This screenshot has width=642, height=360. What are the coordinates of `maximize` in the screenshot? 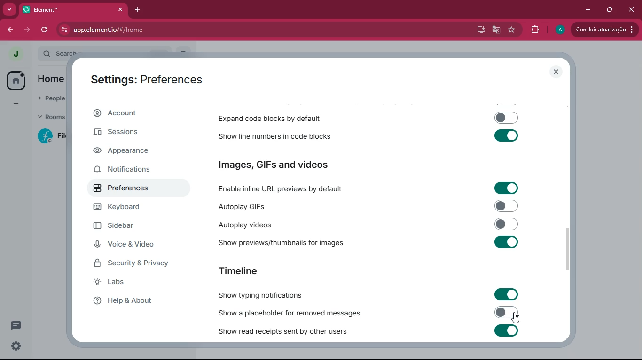 It's located at (611, 9).